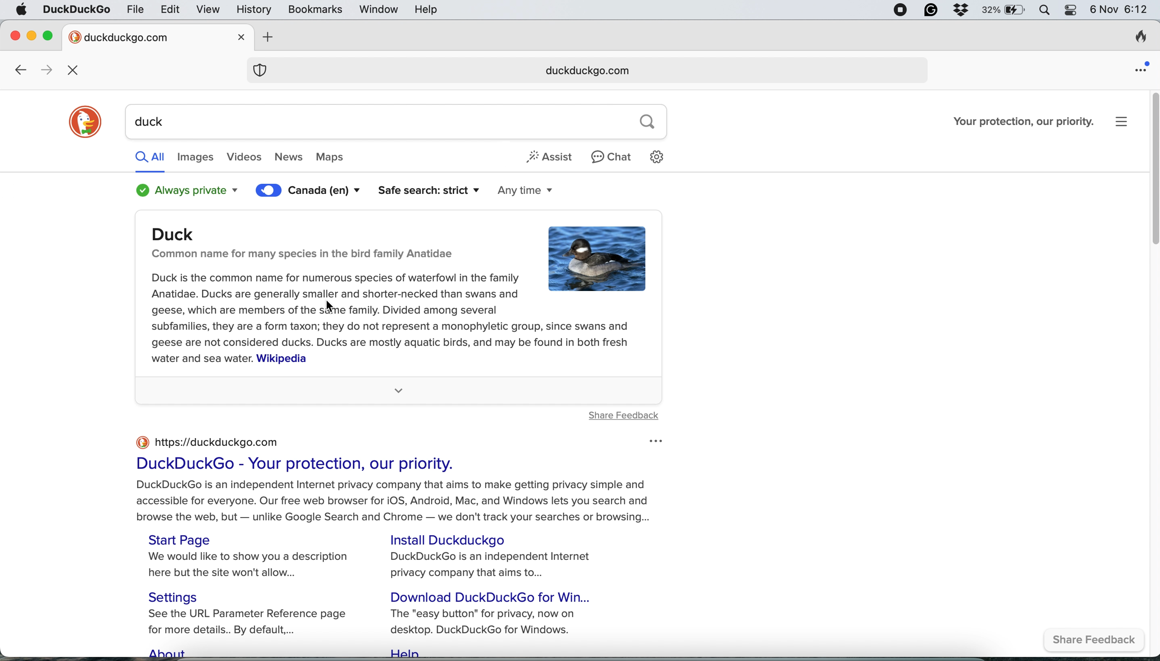  I want to click on clear browsing history, so click(1140, 39).